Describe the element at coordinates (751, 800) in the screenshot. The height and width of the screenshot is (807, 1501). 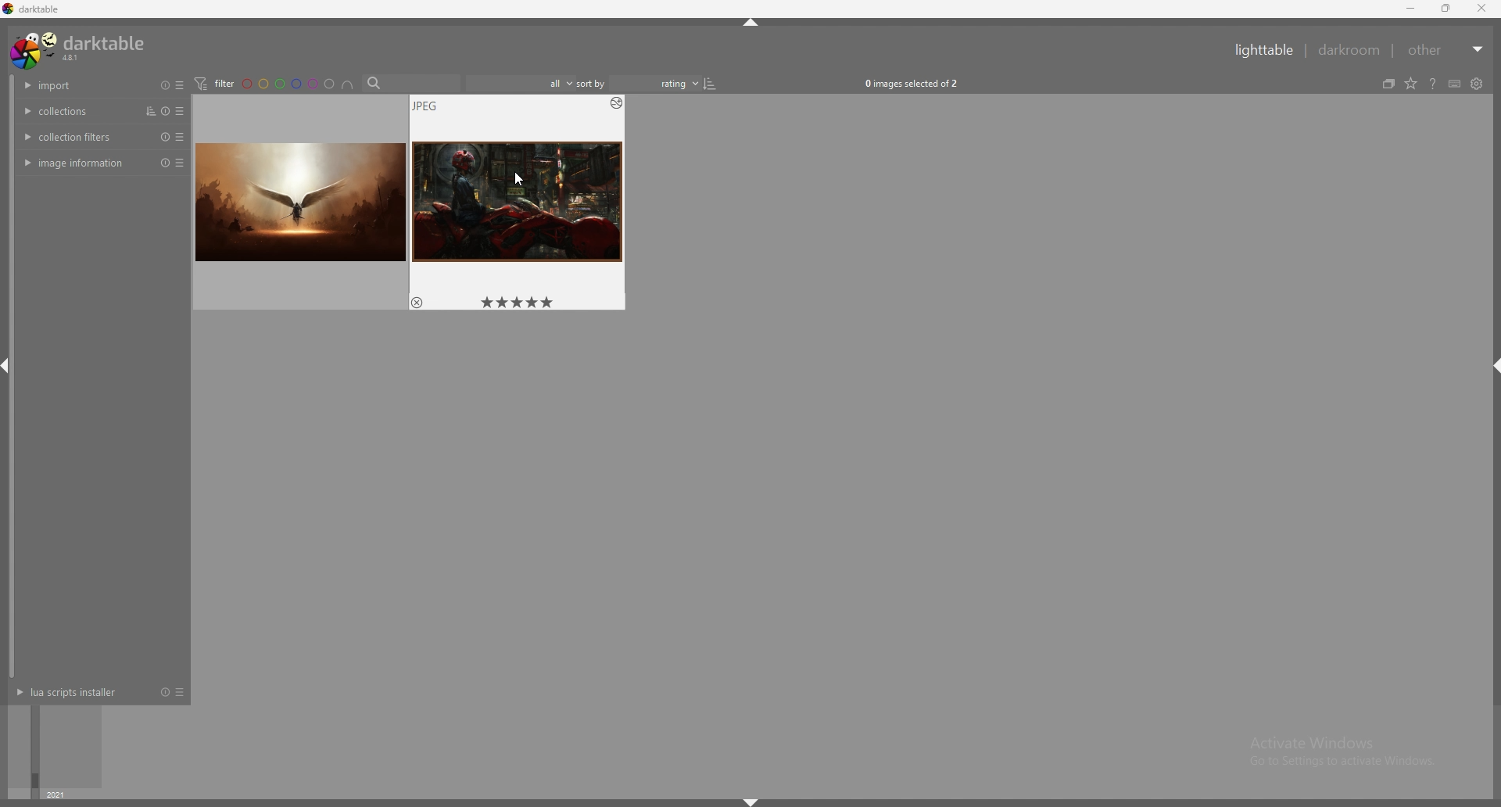
I see `hide` at that location.